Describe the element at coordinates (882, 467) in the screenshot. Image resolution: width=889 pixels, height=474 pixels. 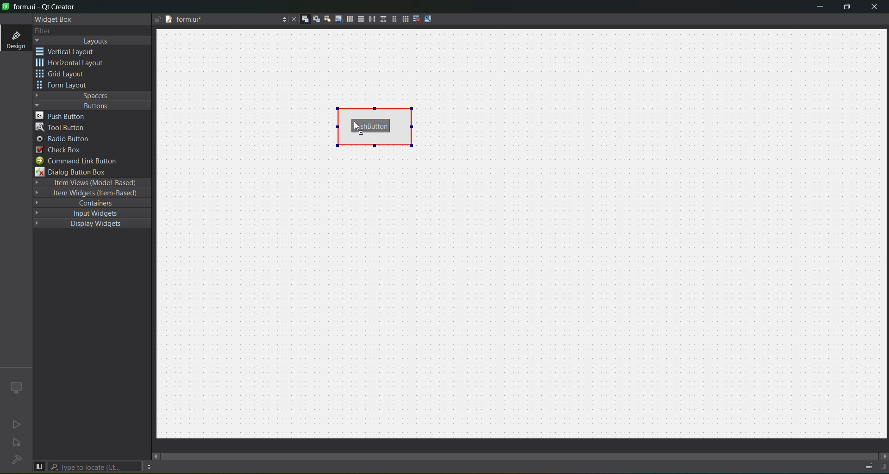
I see `Show/hide right pane` at that location.